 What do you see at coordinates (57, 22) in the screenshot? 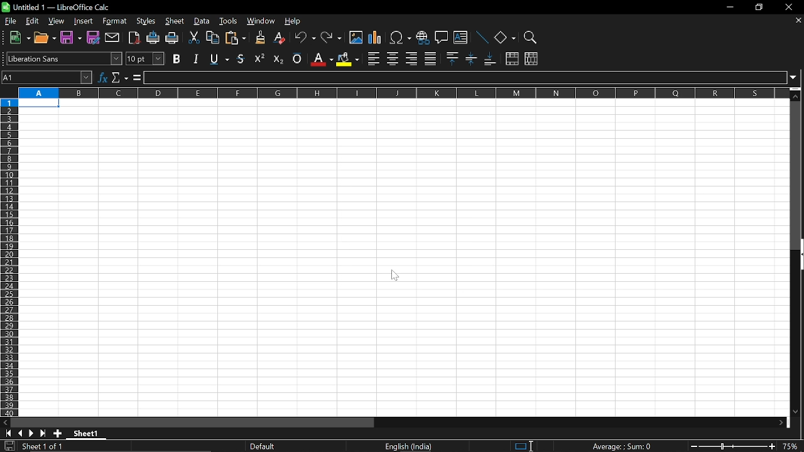
I see `view` at bounding box center [57, 22].